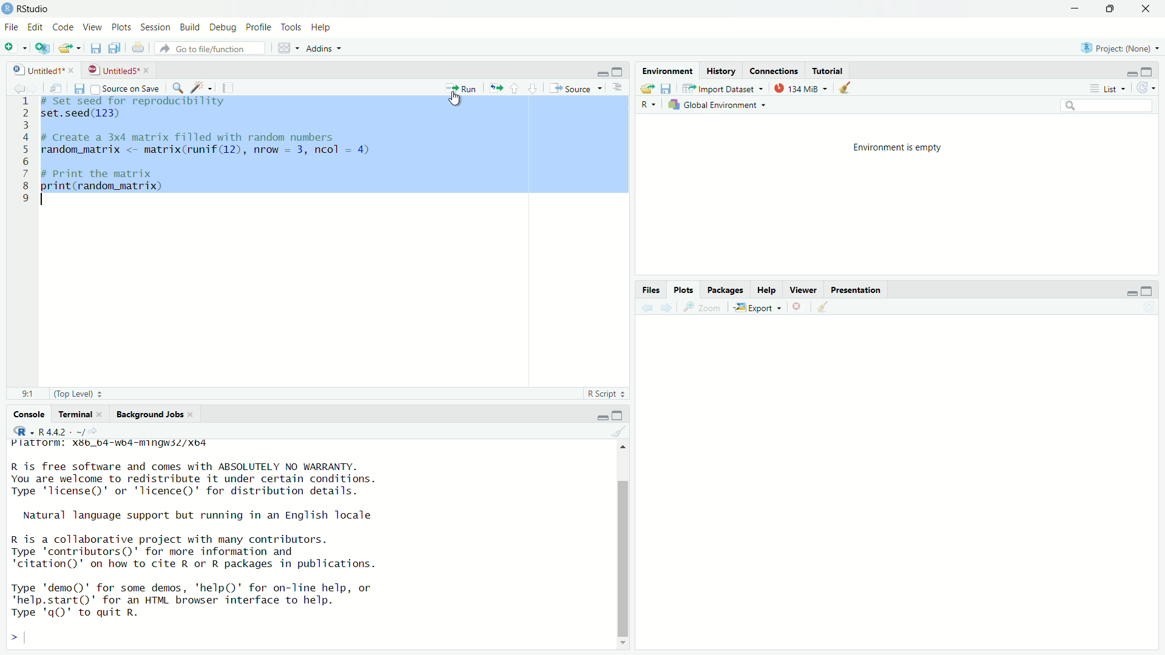 This screenshot has width=1165, height=655. I want to click on search, so click(180, 86).